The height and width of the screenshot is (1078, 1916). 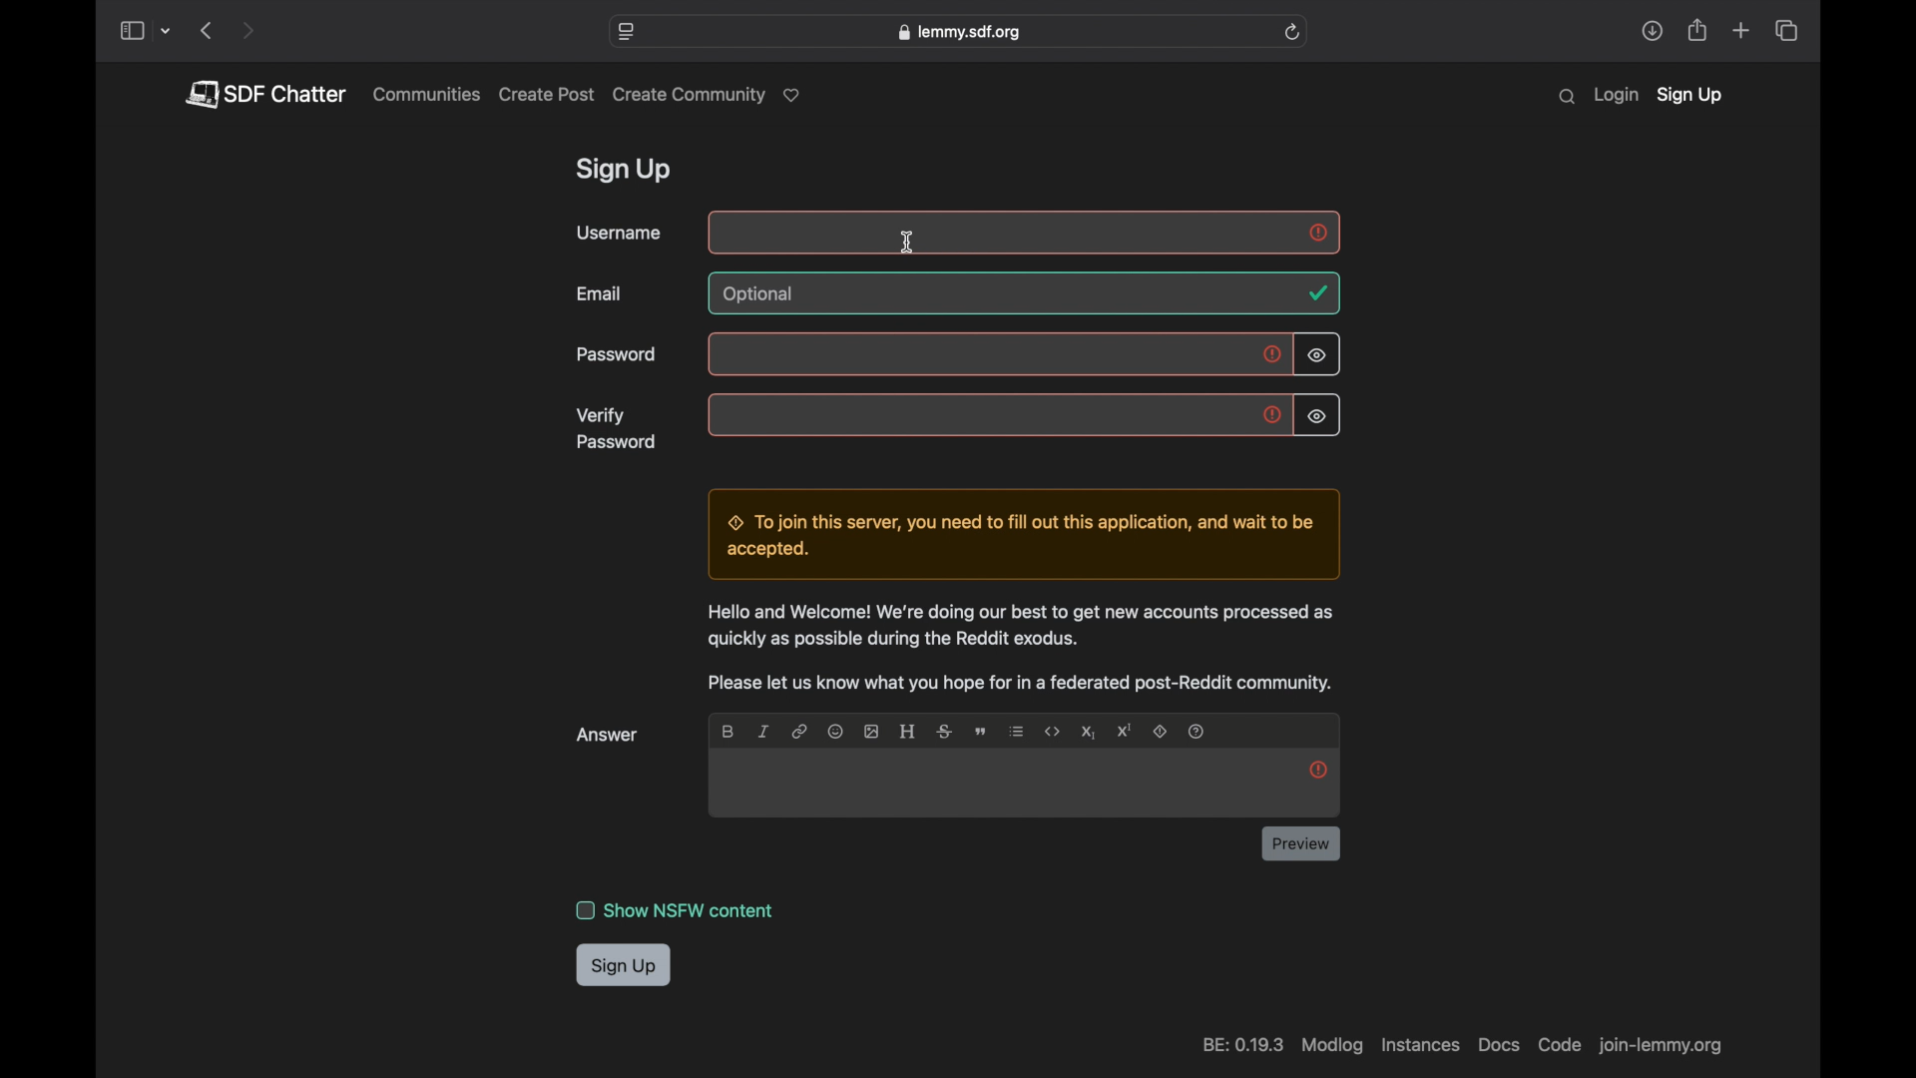 I want to click on show tab overview, so click(x=1785, y=31).